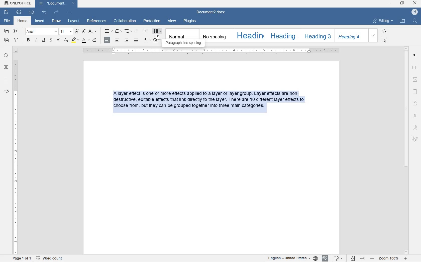 This screenshot has width=421, height=262. Describe the element at coordinates (17, 4) in the screenshot. I see `system name` at that location.